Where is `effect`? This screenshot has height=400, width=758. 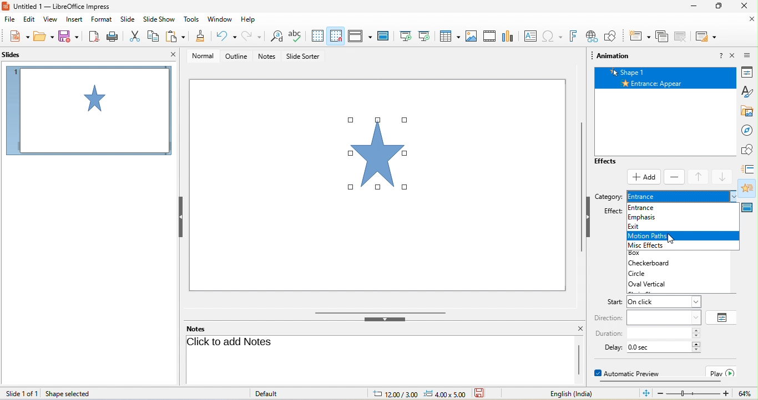
effect is located at coordinates (611, 212).